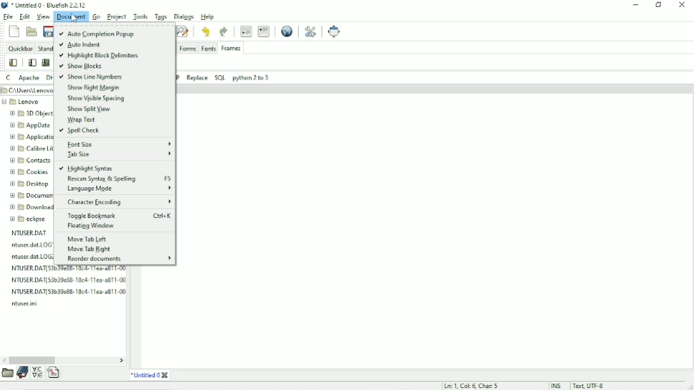  Describe the element at coordinates (13, 30) in the screenshot. I see `New file` at that location.